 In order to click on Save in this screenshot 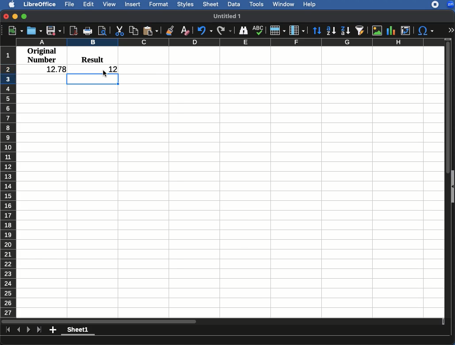, I will do `click(54, 31)`.